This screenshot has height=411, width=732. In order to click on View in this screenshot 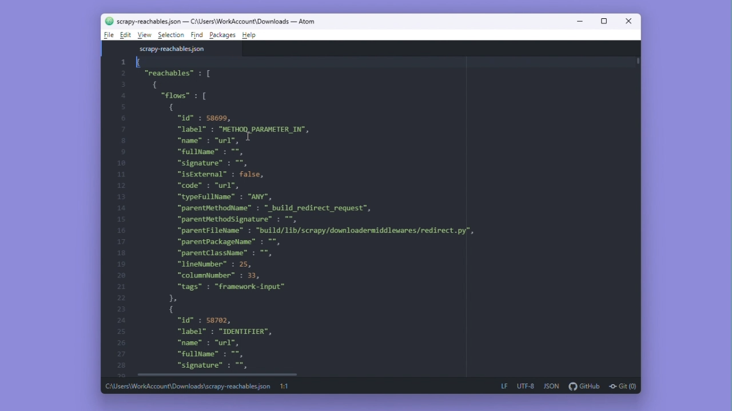, I will do `click(146, 36)`.